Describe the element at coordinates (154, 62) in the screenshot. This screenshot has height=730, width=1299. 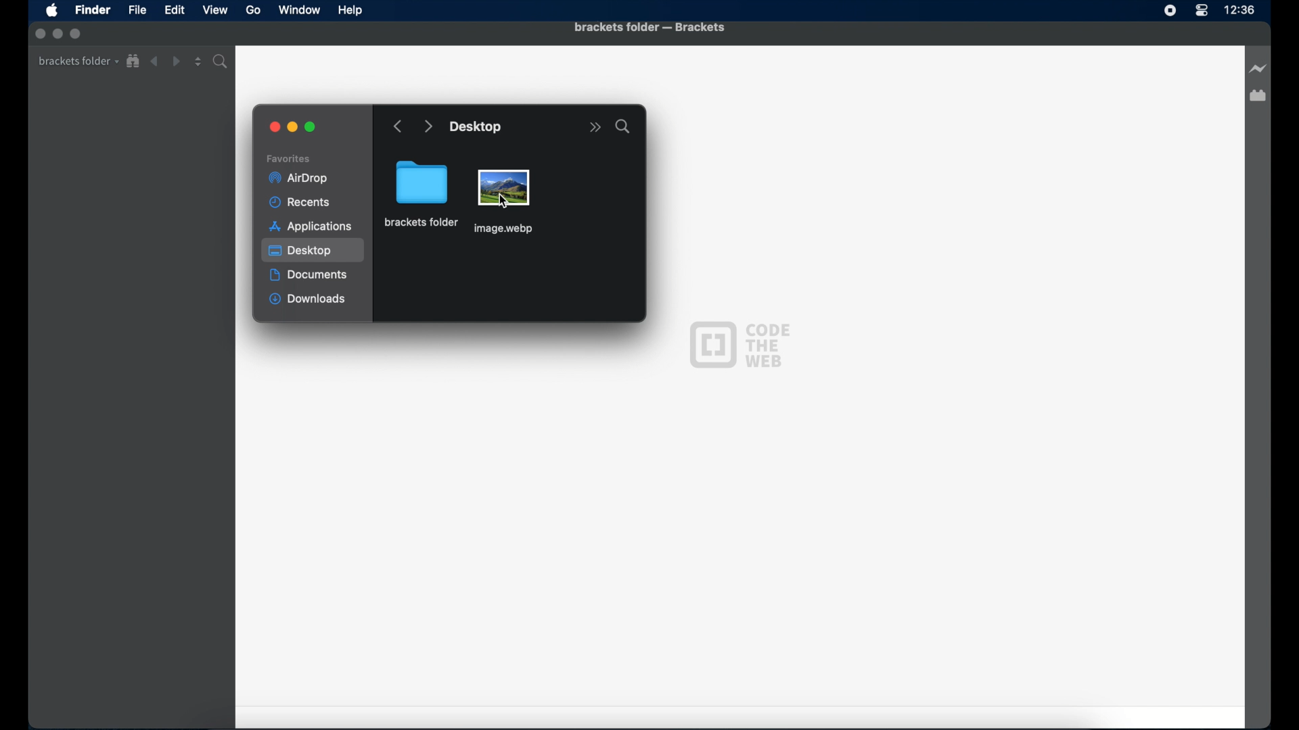
I see `back` at that location.